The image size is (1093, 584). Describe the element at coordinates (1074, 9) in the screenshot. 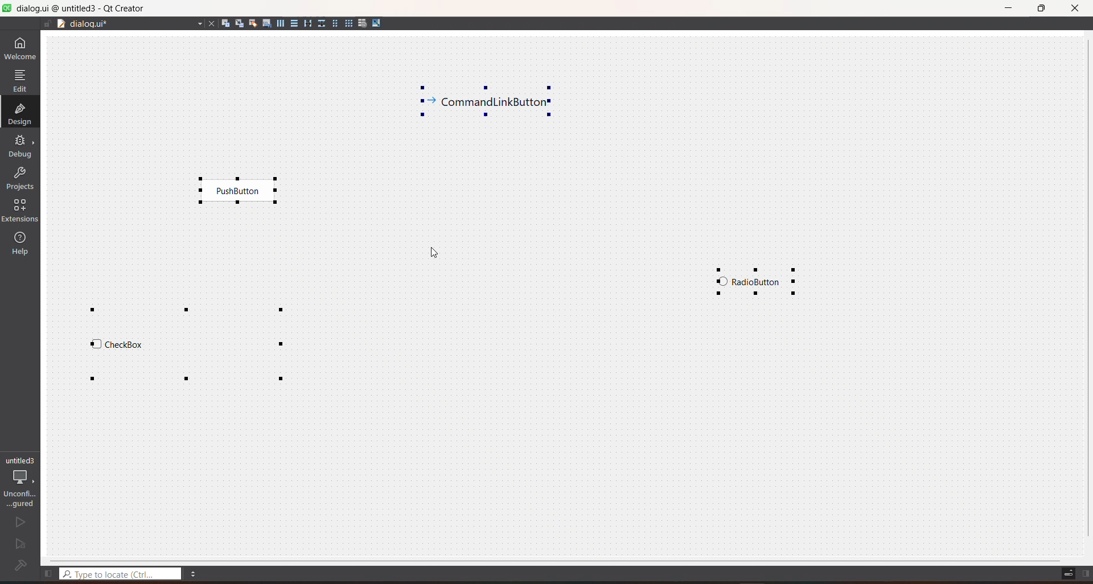

I see `close` at that location.